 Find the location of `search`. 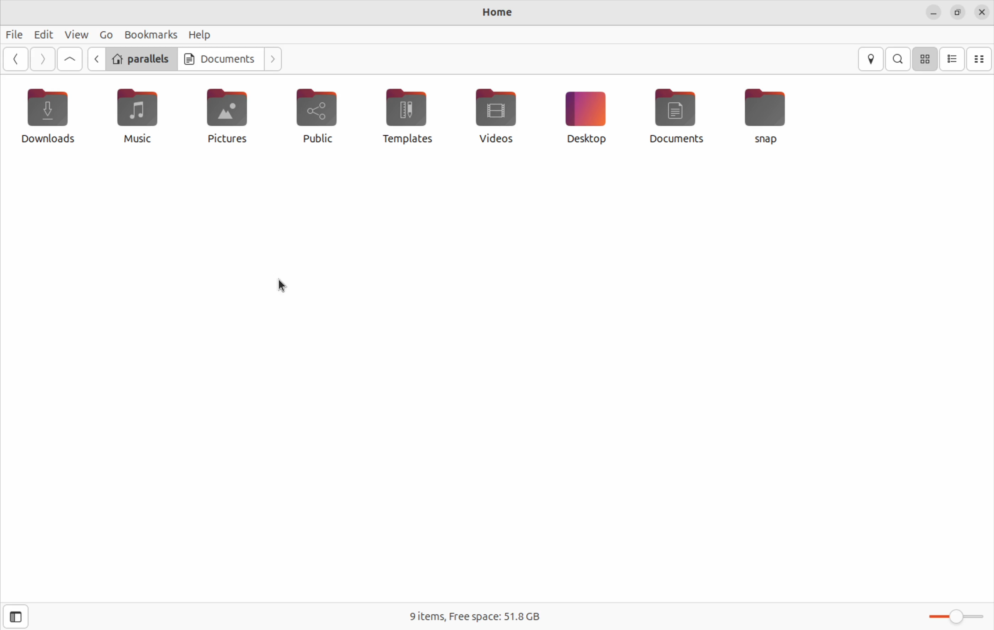

search is located at coordinates (898, 59).